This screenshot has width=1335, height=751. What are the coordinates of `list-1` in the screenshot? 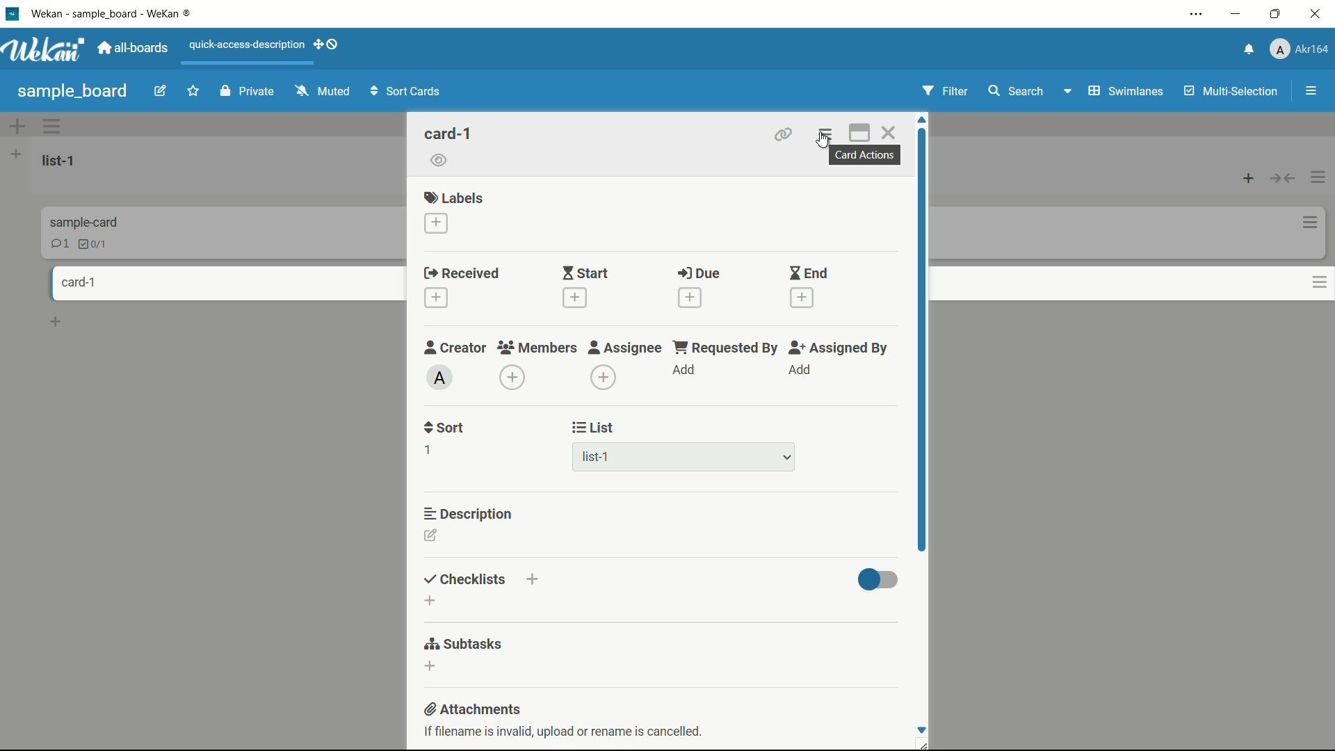 It's located at (59, 161).